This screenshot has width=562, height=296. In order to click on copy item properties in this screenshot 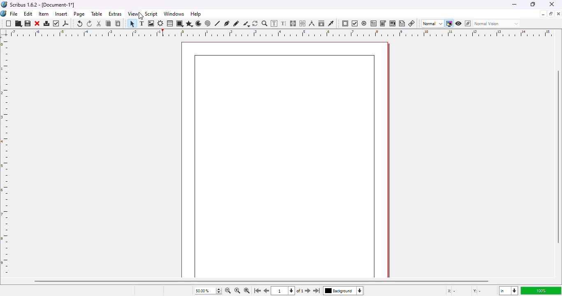, I will do `click(321, 23)`.